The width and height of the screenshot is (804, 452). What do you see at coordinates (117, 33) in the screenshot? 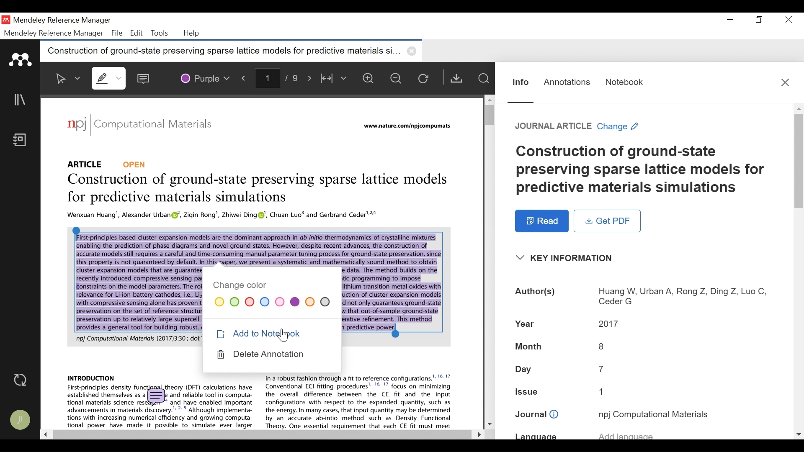
I see `File` at bounding box center [117, 33].